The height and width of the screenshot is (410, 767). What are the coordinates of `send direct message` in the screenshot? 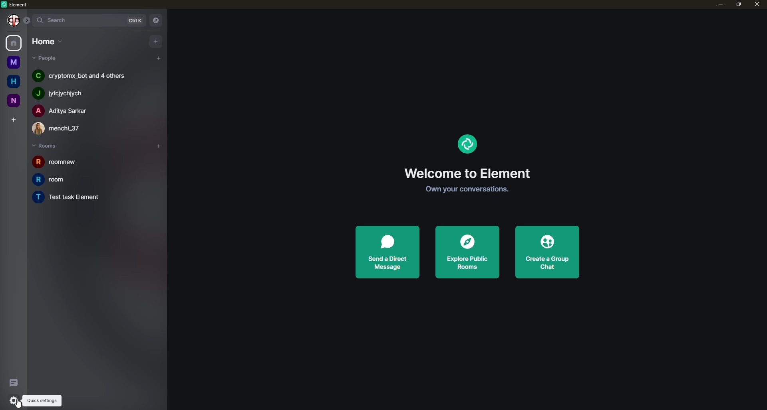 It's located at (387, 251).